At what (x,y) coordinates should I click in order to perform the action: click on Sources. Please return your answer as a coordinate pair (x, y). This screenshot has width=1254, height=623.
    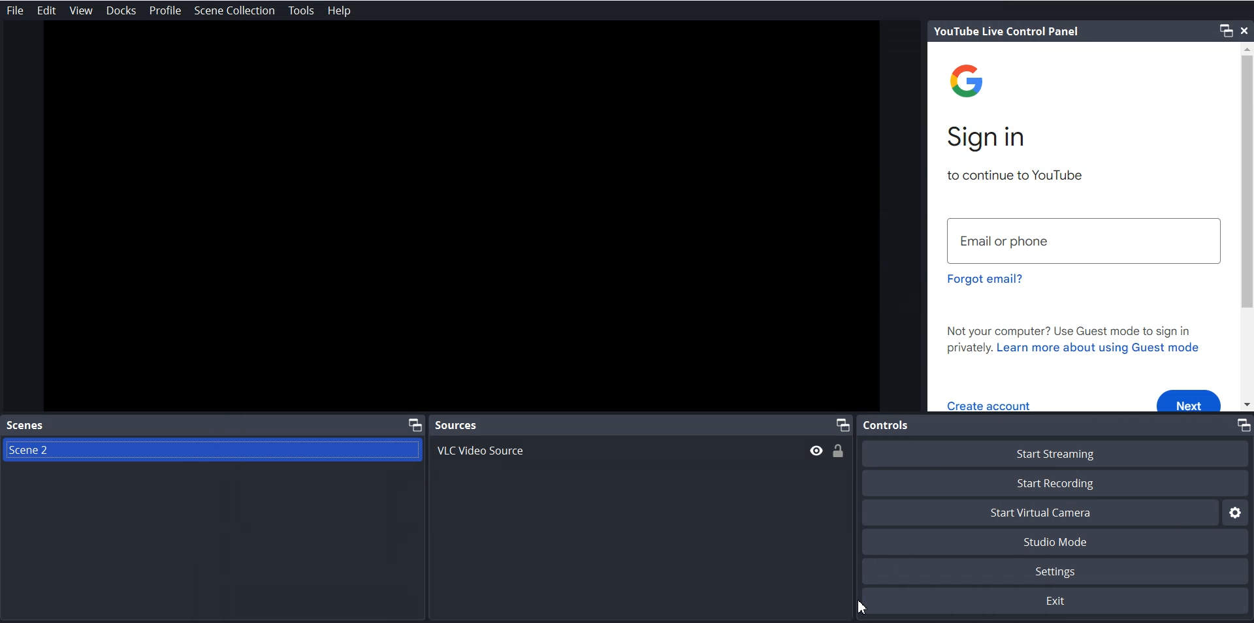
    Looking at the image, I should click on (456, 424).